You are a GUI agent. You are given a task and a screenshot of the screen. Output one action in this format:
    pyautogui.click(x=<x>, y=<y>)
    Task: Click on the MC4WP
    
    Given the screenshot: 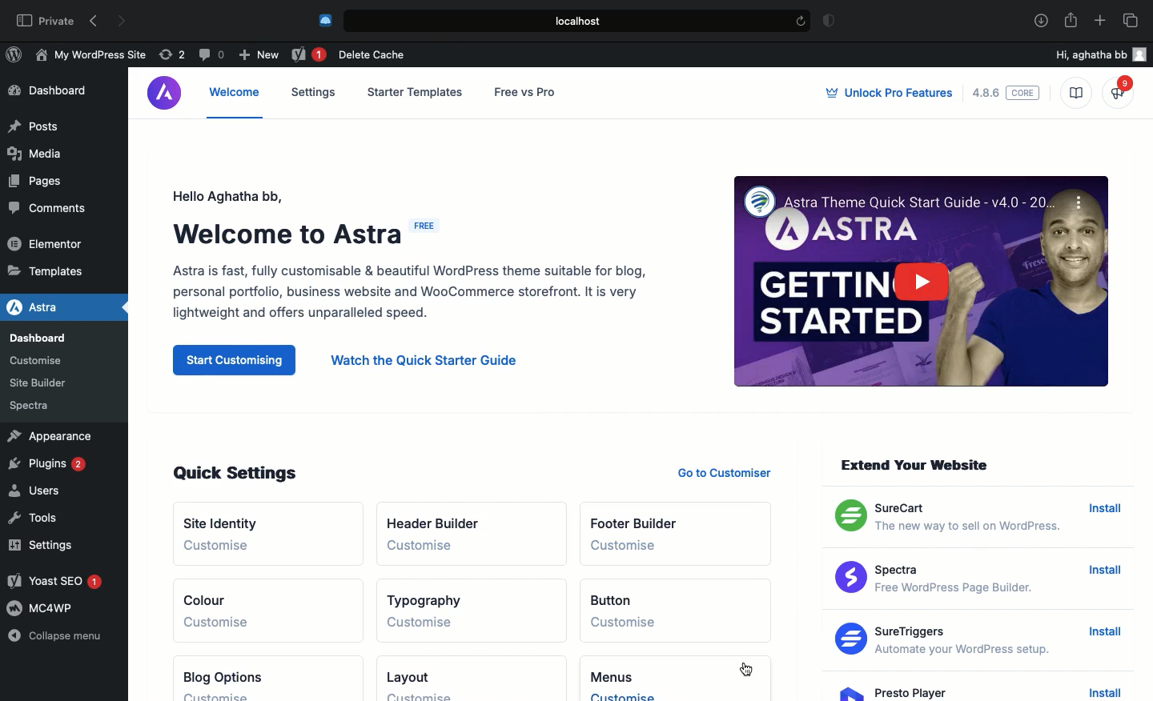 What is the action you would take?
    pyautogui.click(x=46, y=608)
    